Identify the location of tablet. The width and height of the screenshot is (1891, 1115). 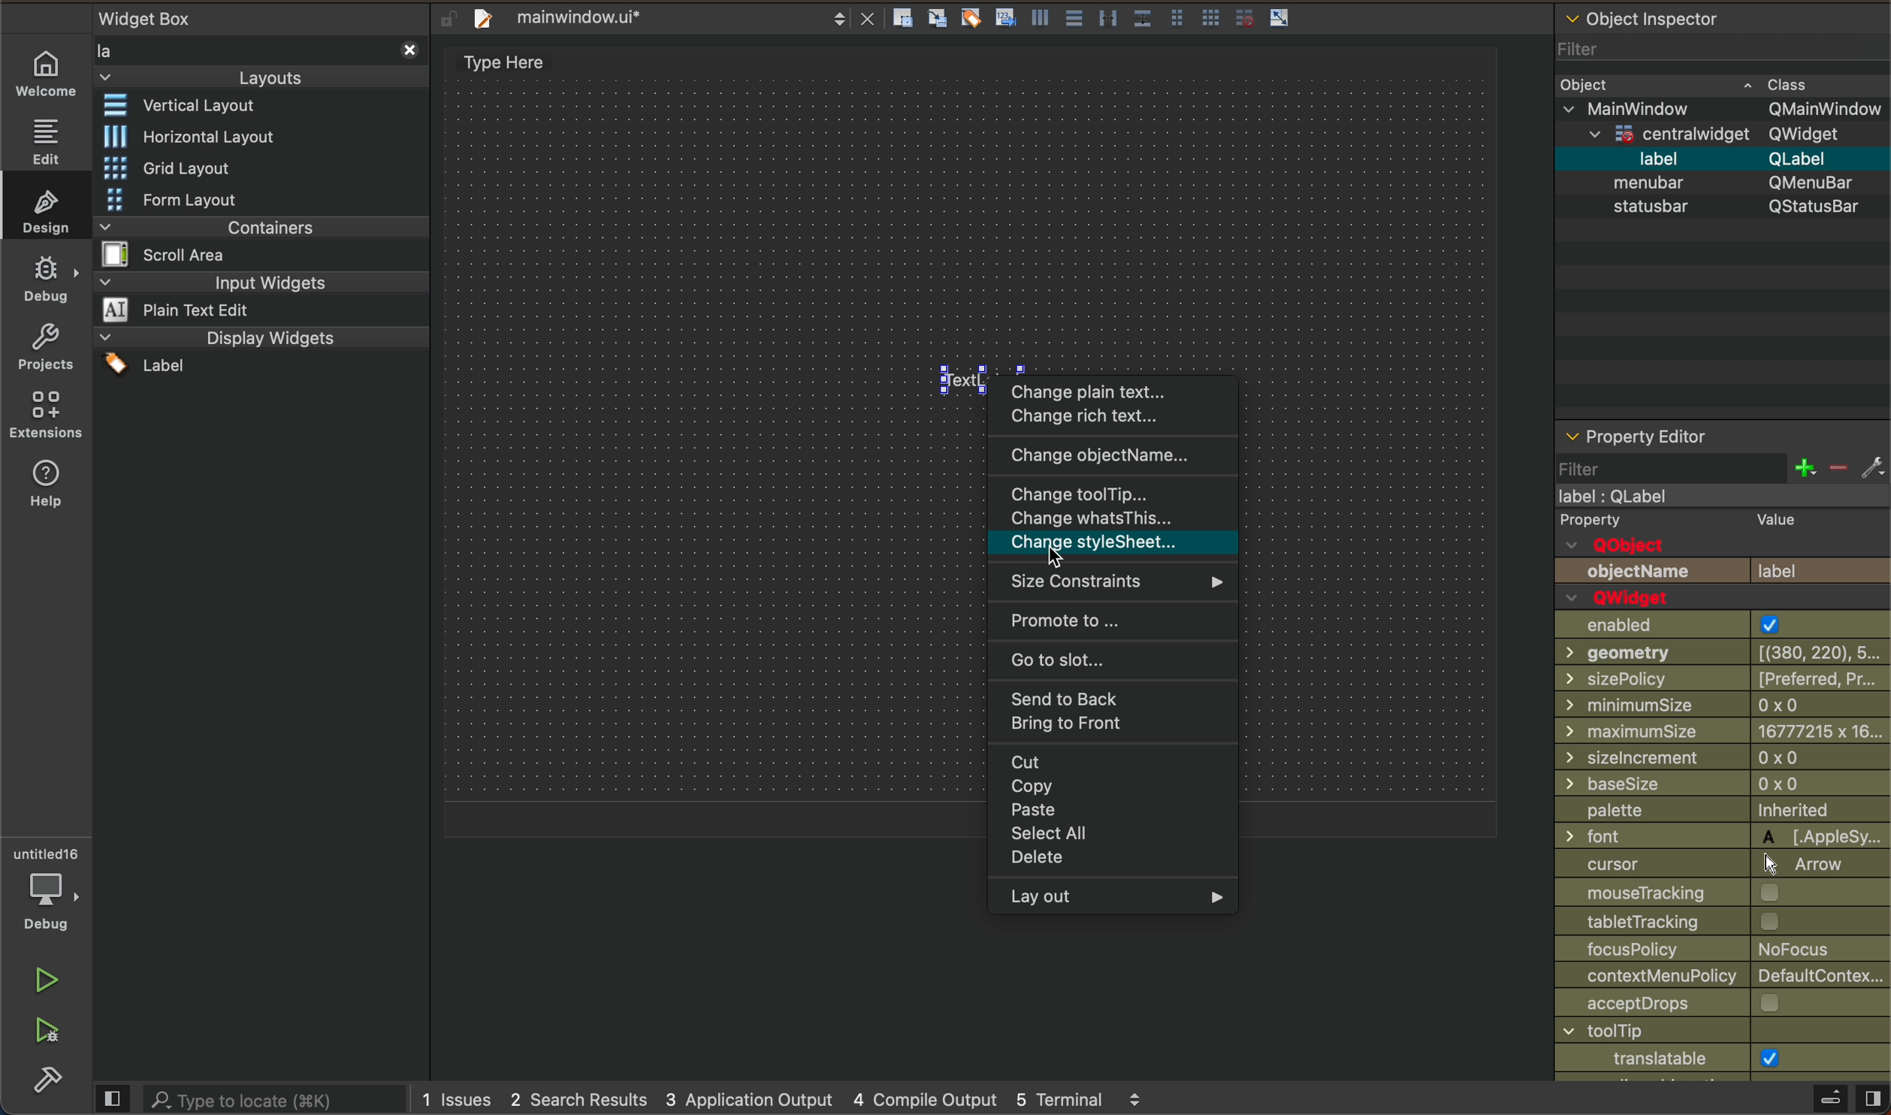
(1724, 923).